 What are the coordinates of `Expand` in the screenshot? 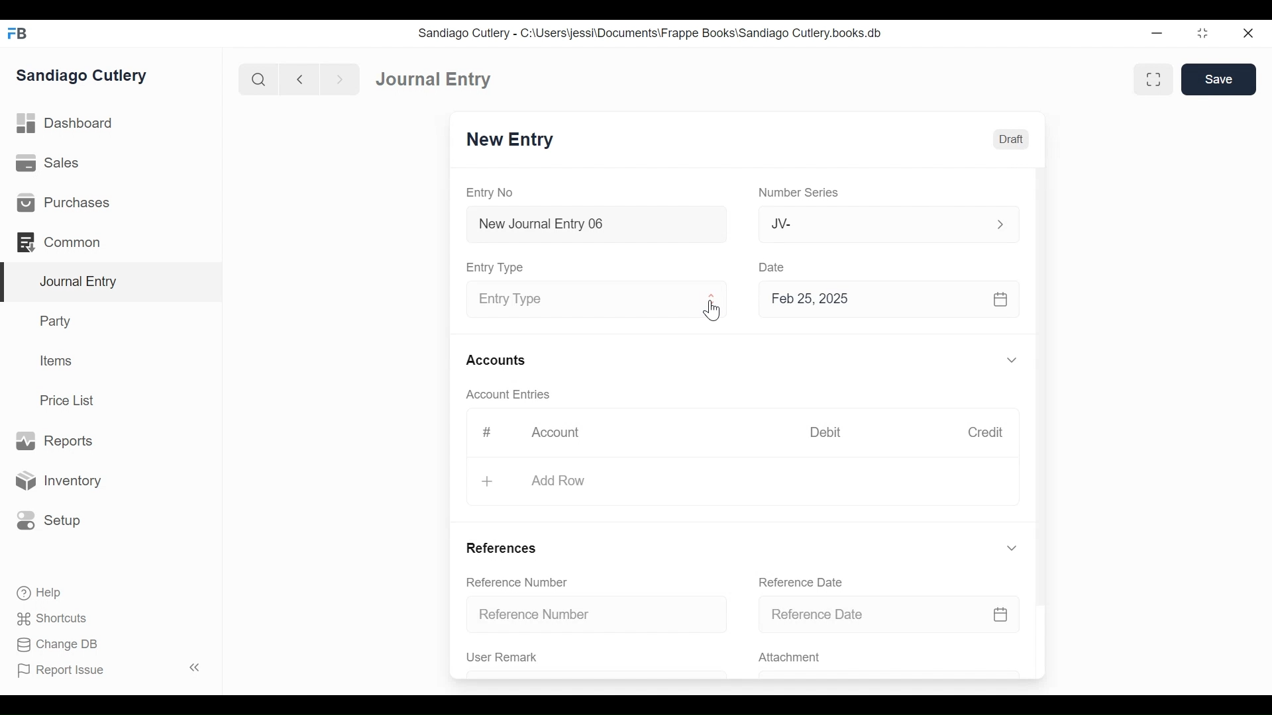 It's located at (712, 299).